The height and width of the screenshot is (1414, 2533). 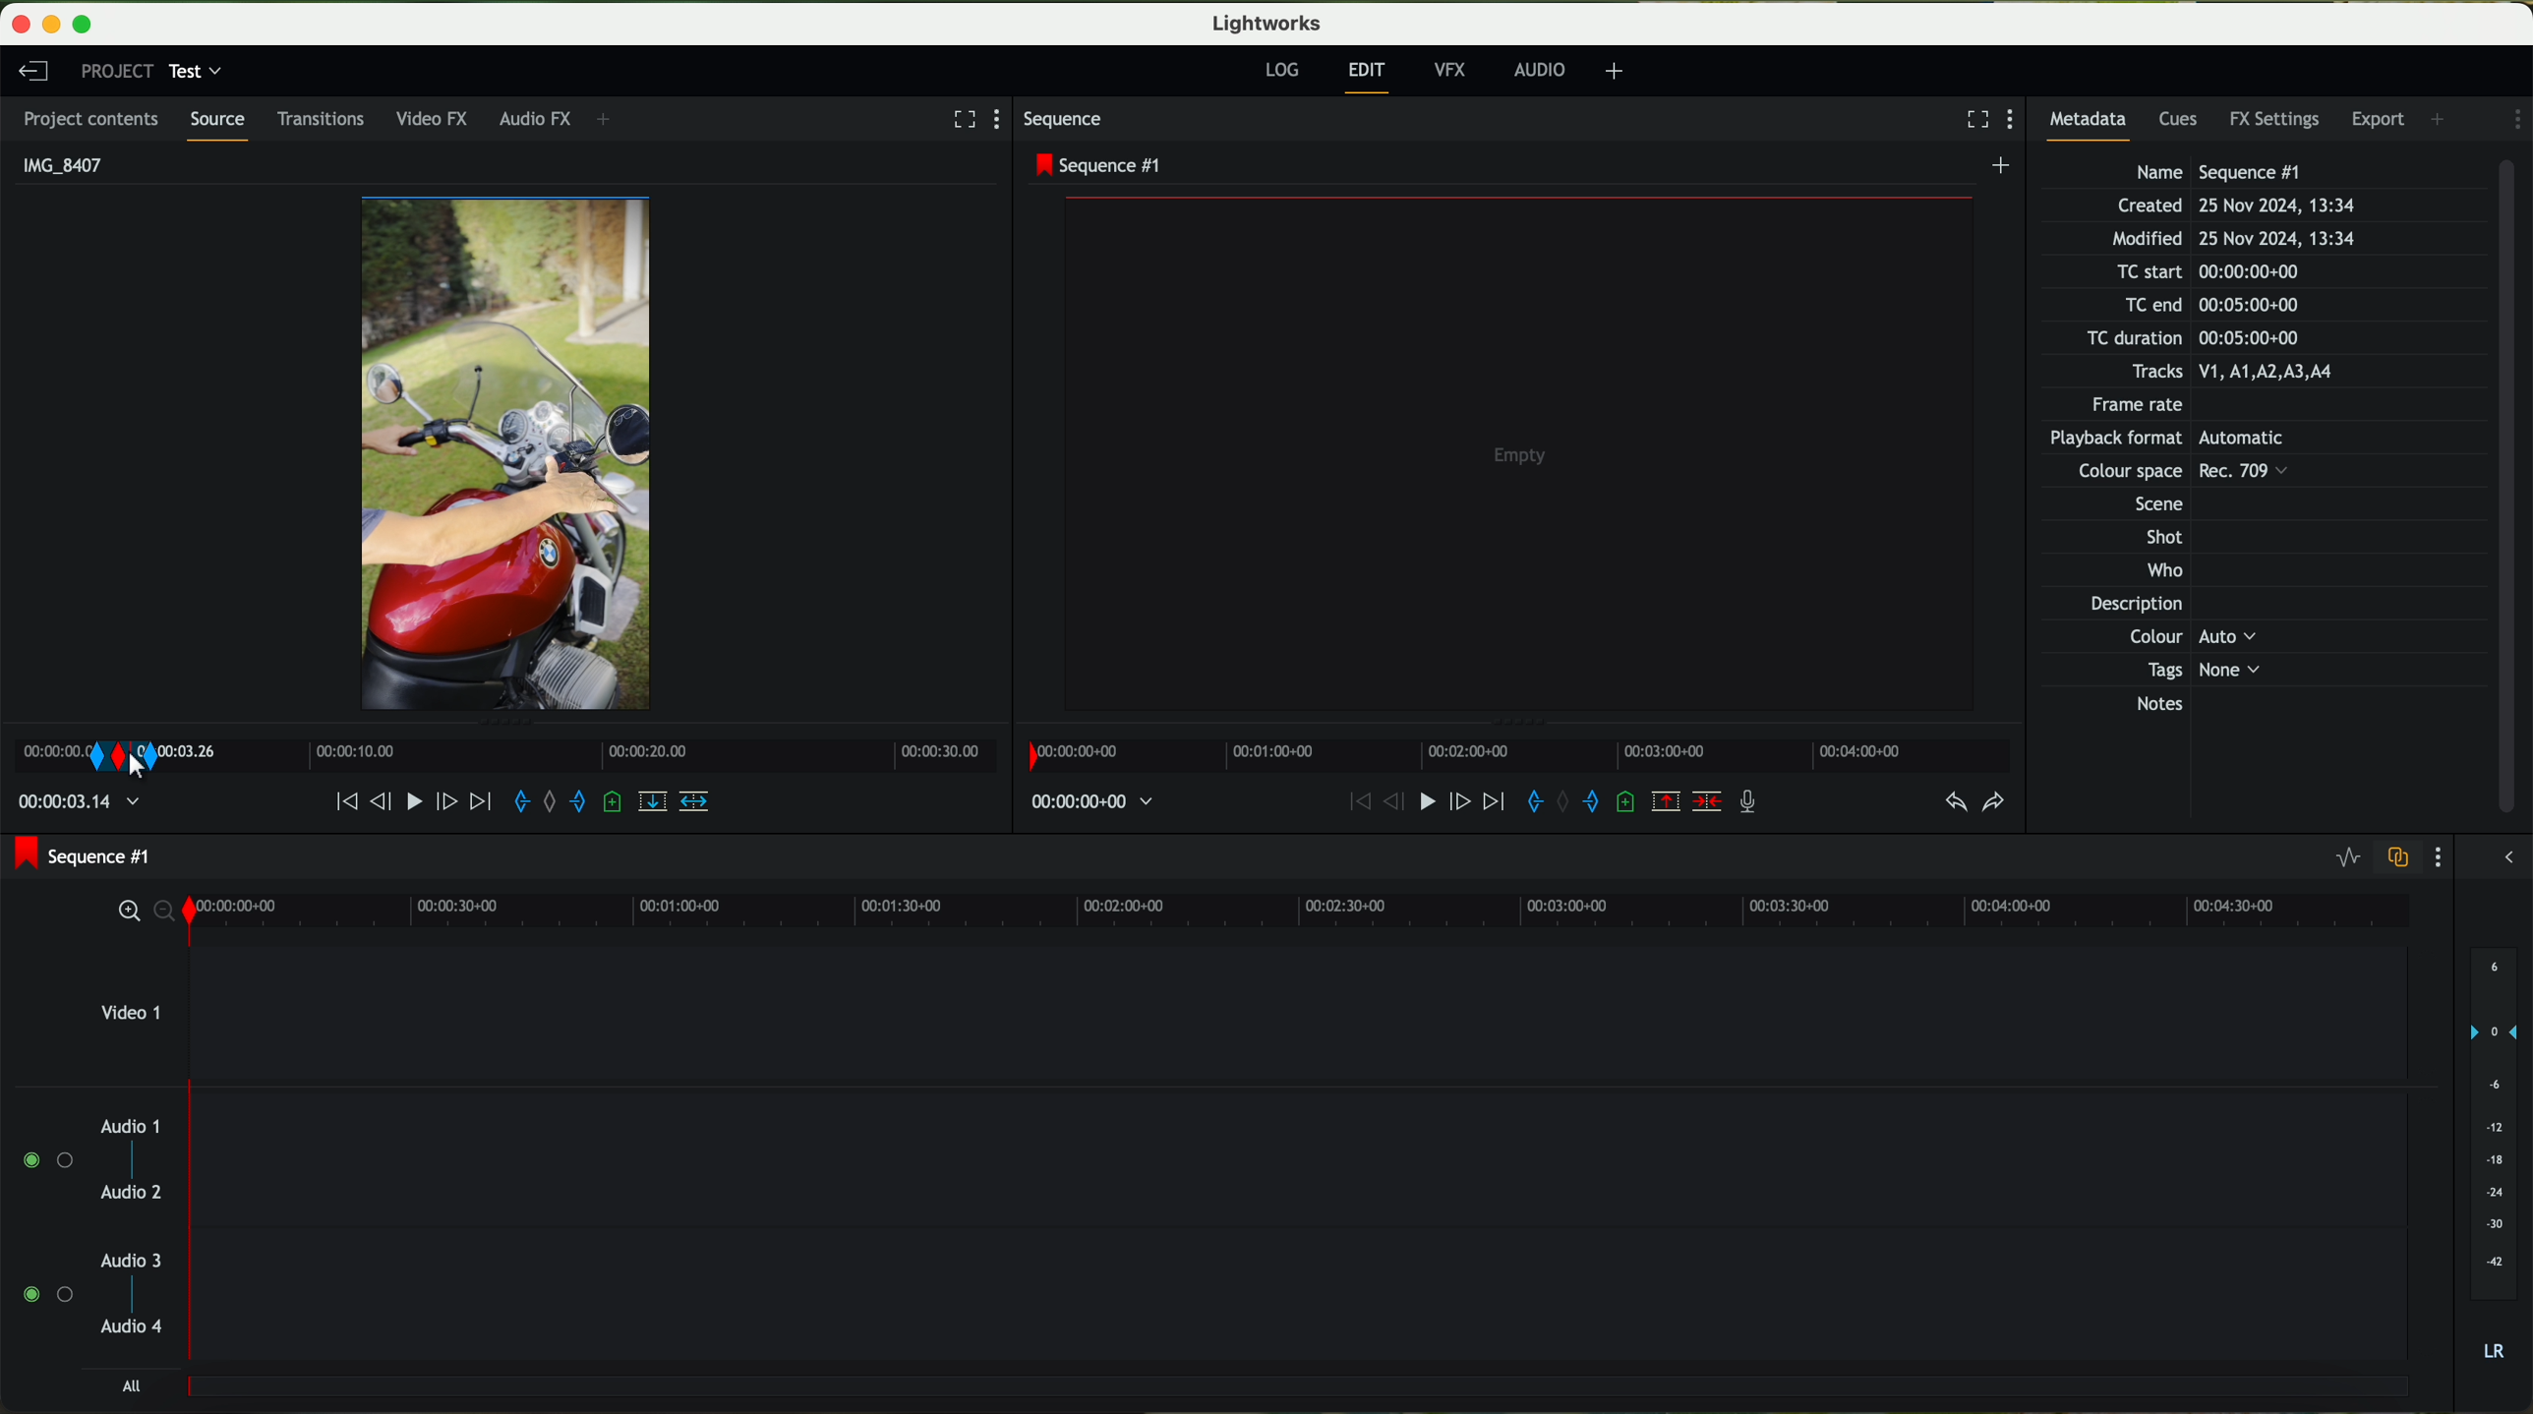 I want to click on fullscreen, so click(x=1970, y=119).